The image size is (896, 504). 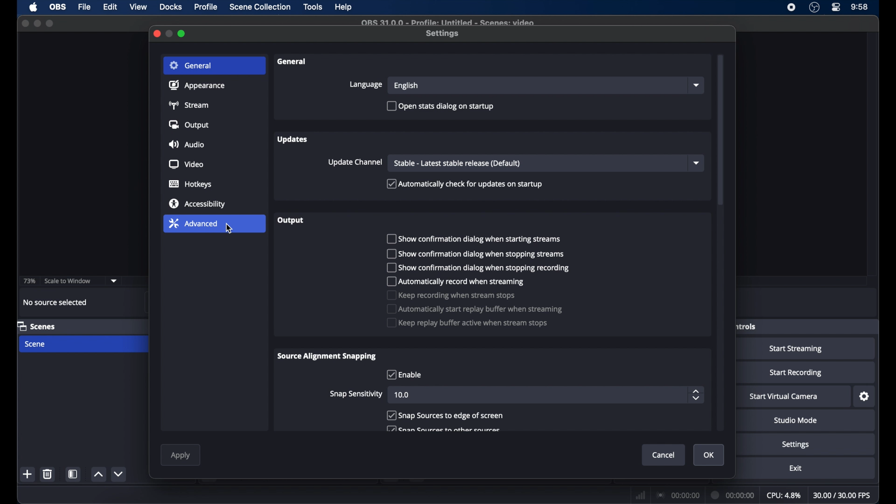 What do you see at coordinates (156, 34) in the screenshot?
I see `close` at bounding box center [156, 34].